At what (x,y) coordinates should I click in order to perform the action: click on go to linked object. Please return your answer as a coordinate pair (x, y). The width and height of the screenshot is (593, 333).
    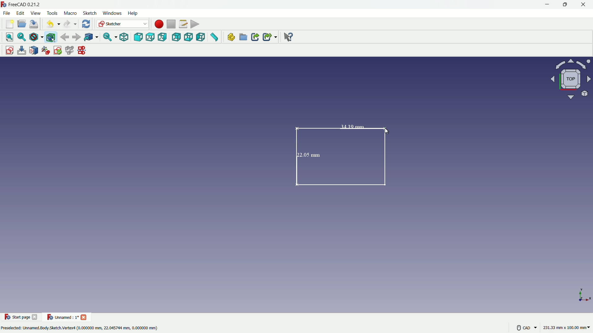
    Looking at the image, I should click on (91, 38).